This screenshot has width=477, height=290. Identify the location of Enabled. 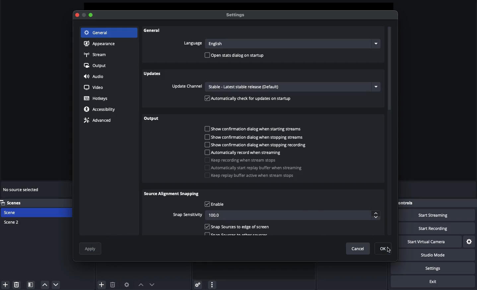
(238, 227).